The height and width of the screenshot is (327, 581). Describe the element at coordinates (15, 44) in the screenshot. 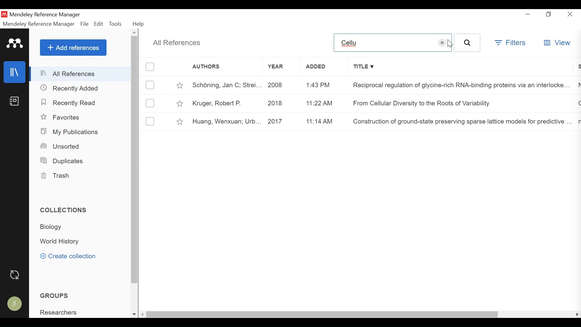

I see `Mendeley Logo` at that location.